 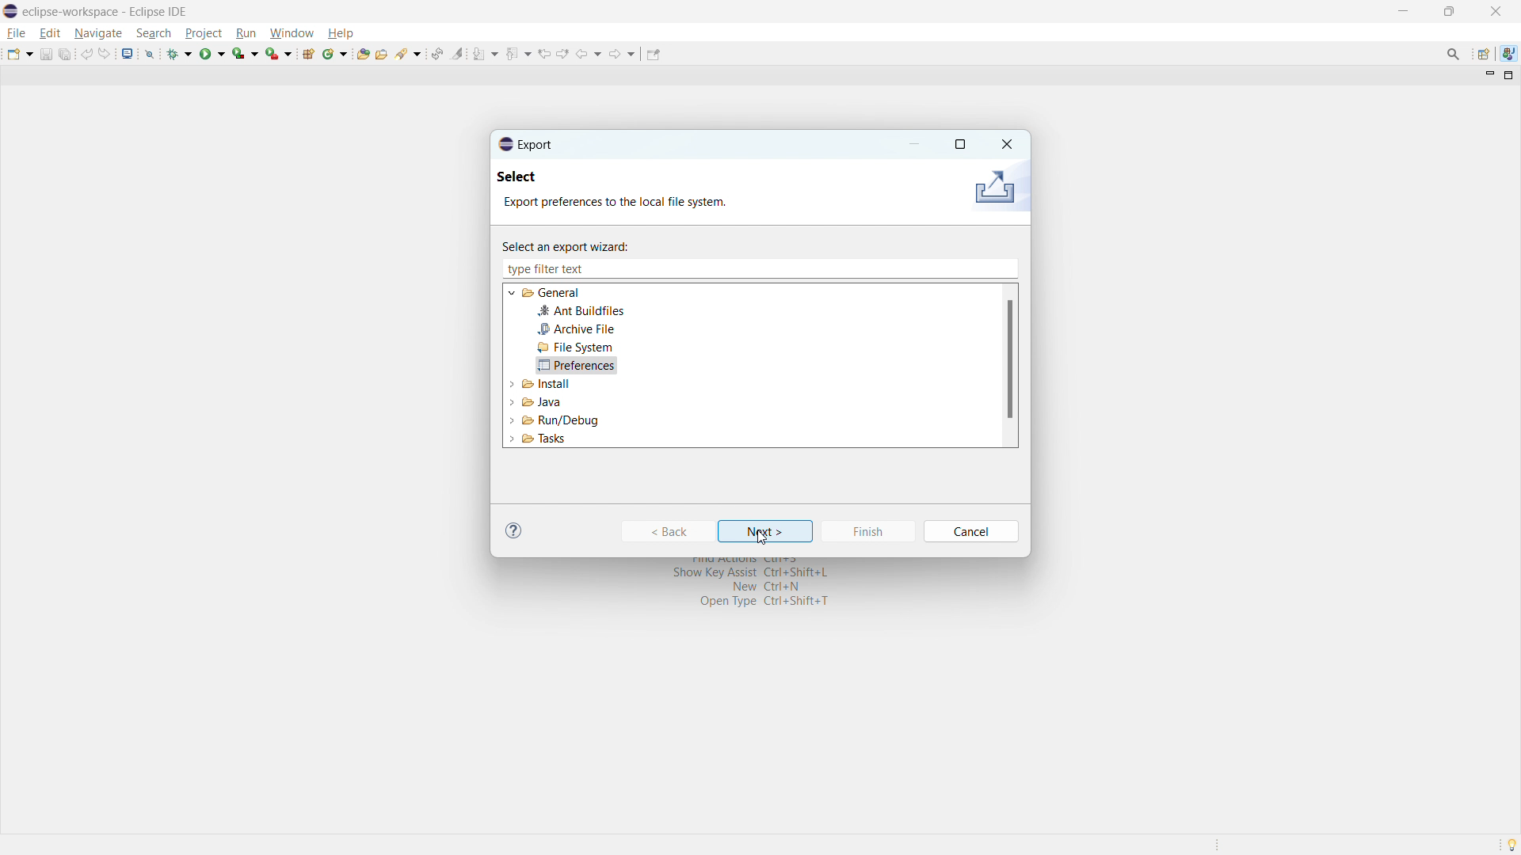 What do you see at coordinates (180, 54) in the screenshot?
I see `debug` at bounding box center [180, 54].